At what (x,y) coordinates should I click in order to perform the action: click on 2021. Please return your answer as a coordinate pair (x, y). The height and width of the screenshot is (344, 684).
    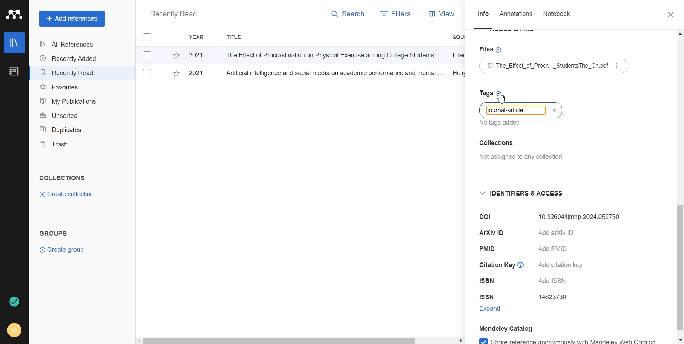
    Looking at the image, I should click on (196, 56).